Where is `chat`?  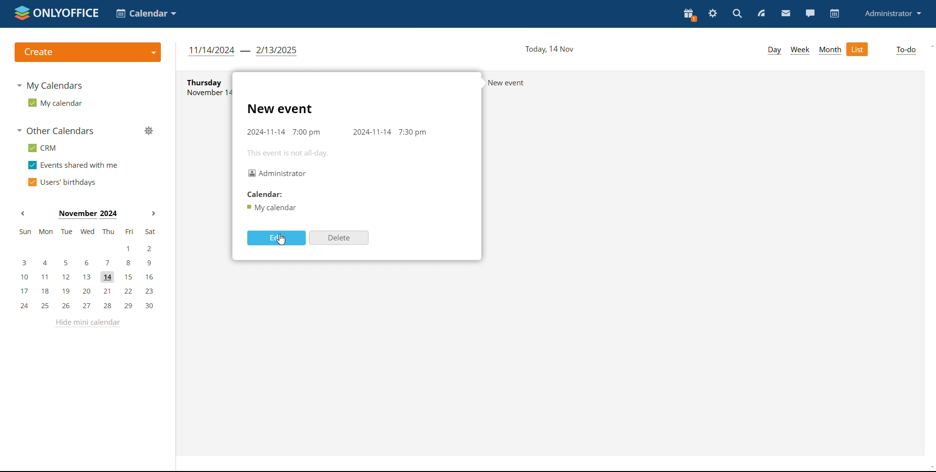
chat is located at coordinates (810, 14).